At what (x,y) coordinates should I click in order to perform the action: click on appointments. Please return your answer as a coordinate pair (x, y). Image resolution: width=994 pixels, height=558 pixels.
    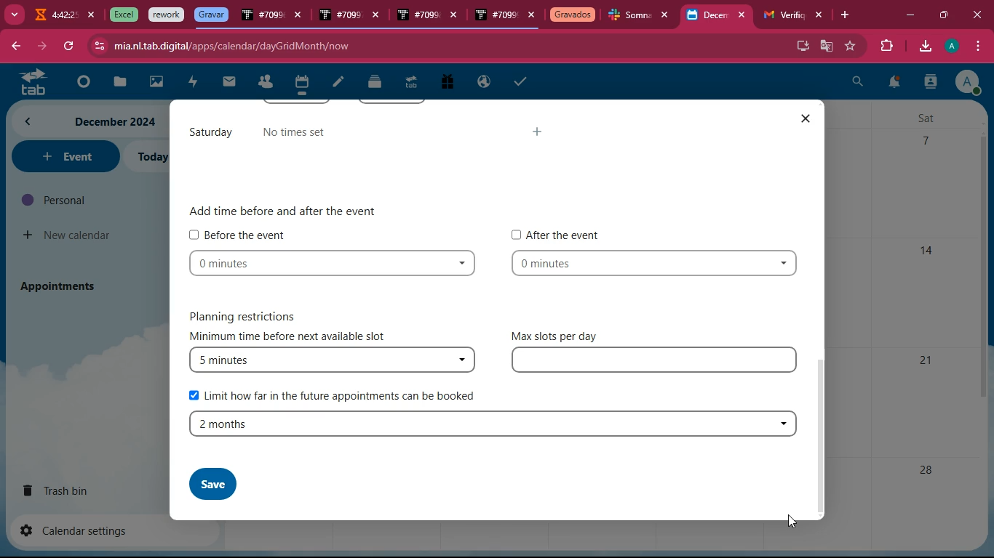
    Looking at the image, I should click on (63, 286).